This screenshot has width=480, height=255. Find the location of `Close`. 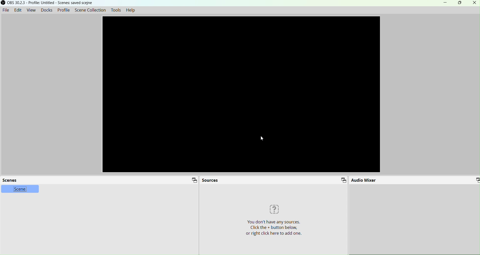

Close is located at coordinates (474, 4).